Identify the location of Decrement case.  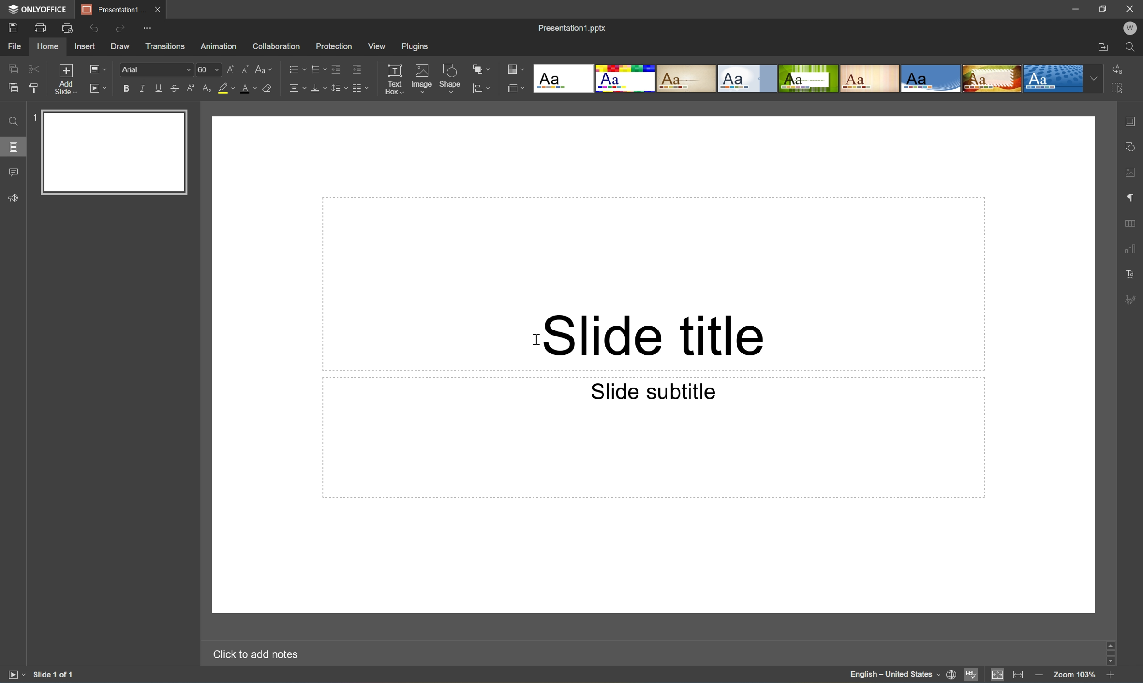
(244, 68).